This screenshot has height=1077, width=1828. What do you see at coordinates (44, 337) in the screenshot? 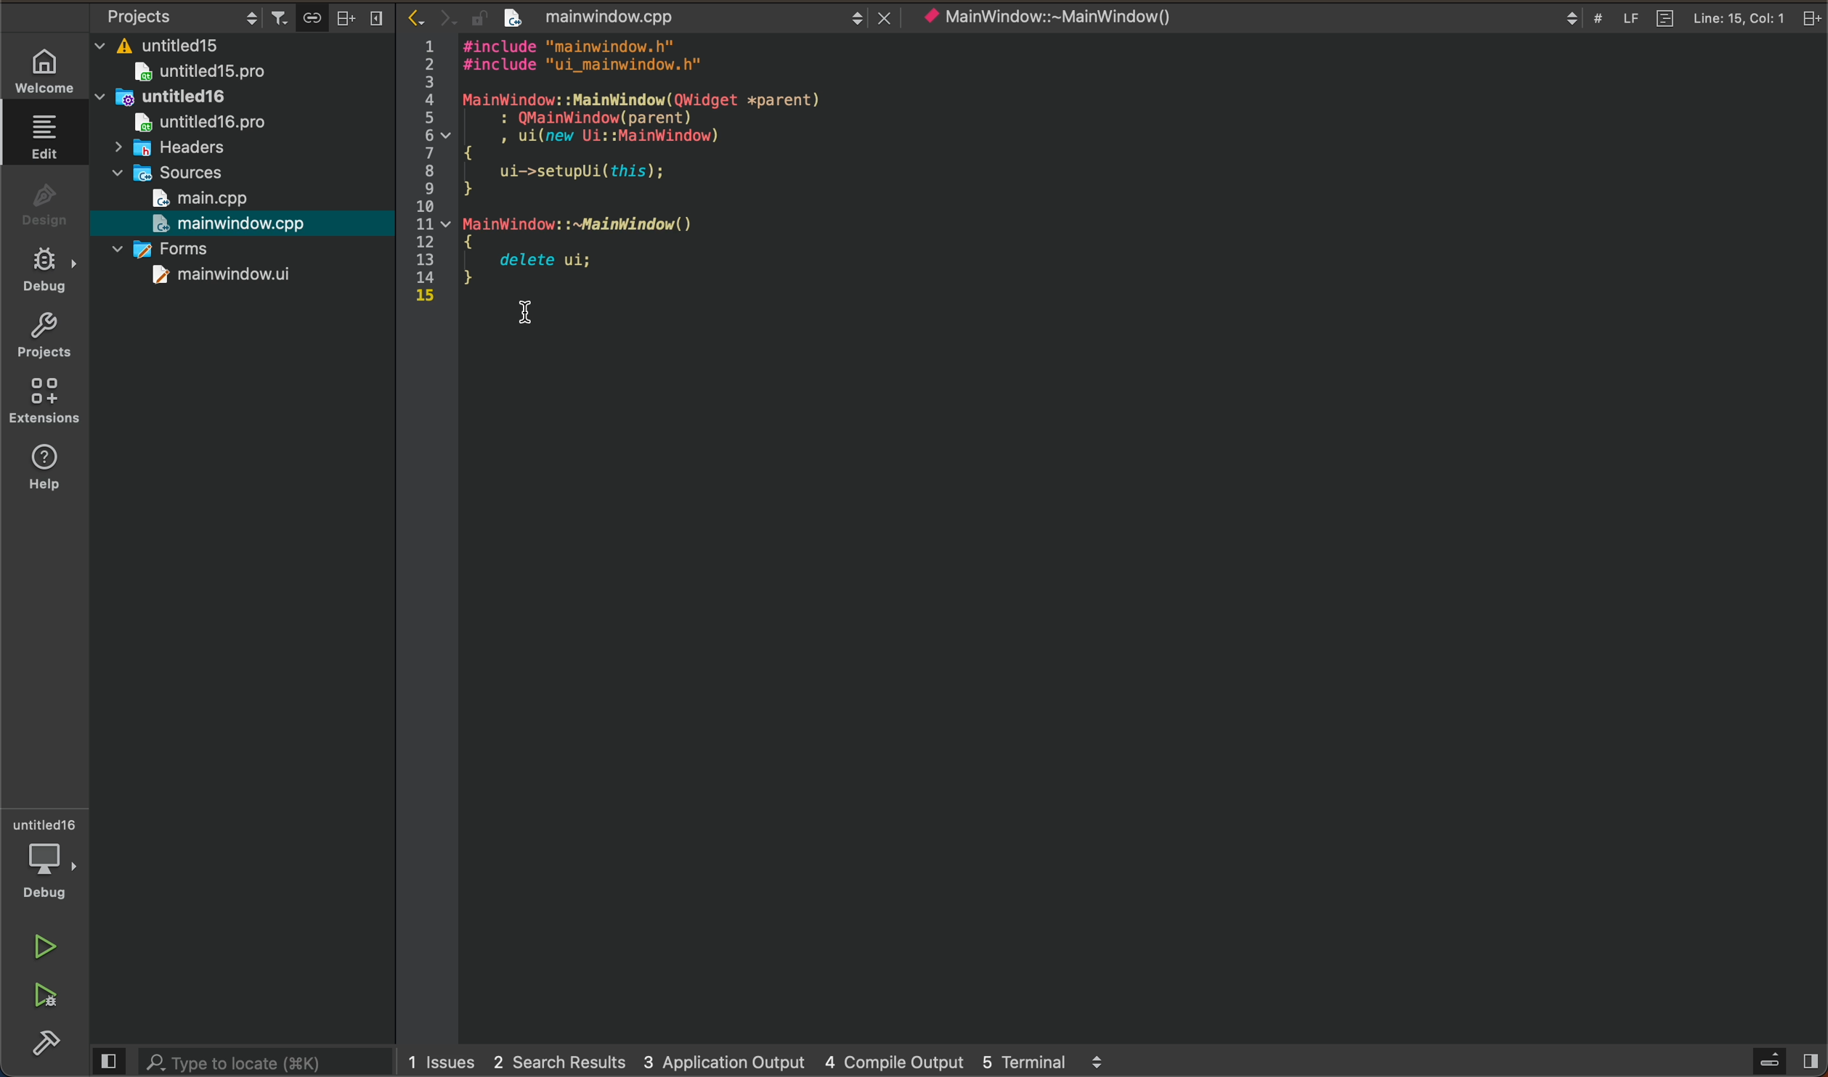
I see `projects` at bounding box center [44, 337].